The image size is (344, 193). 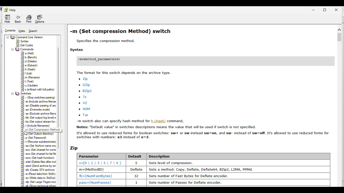 I want to click on rename, so click(x=30, y=78).